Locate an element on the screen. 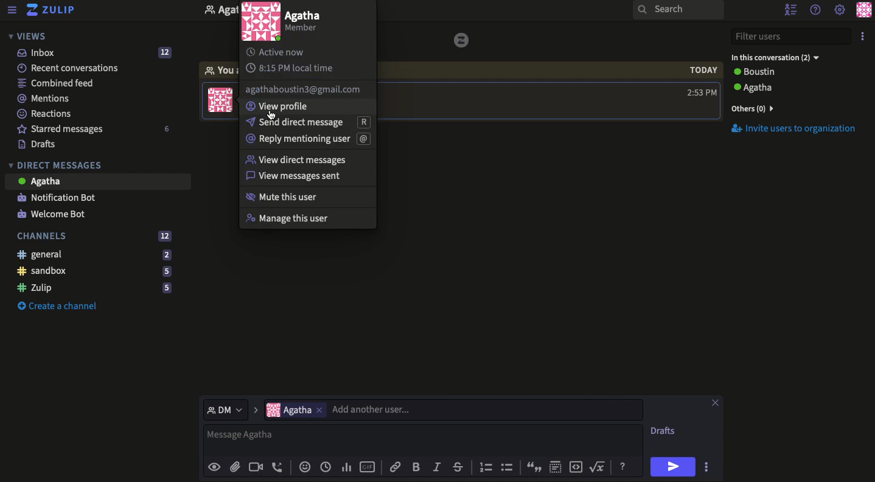 The width and height of the screenshot is (875, 482). Link is located at coordinates (394, 467).